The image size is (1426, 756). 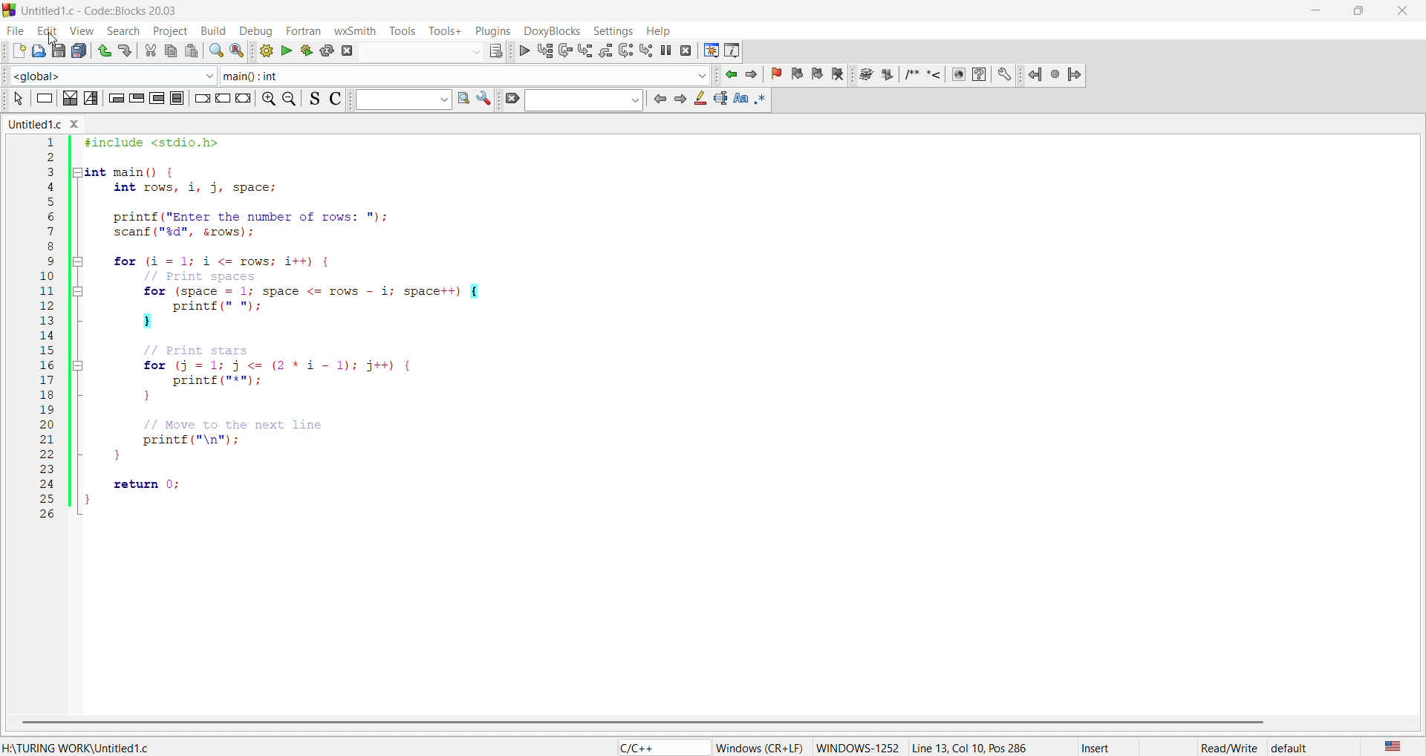 What do you see at coordinates (48, 30) in the screenshot?
I see `edit` at bounding box center [48, 30].